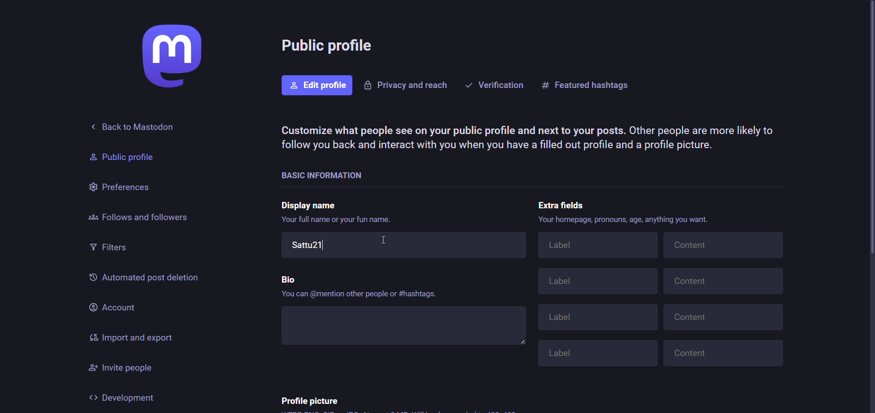 Image resolution: width=875 pixels, height=413 pixels. Describe the element at coordinates (127, 368) in the screenshot. I see `invite people` at that location.